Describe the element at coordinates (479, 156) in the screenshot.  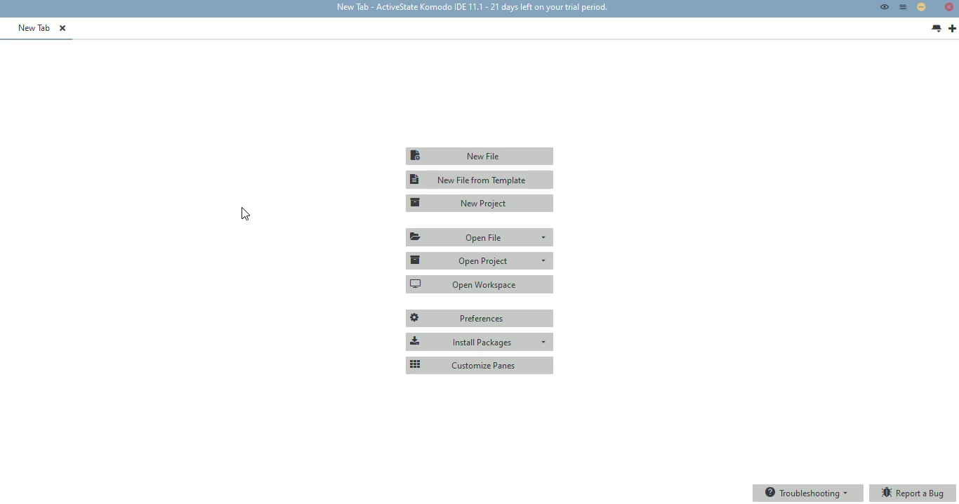
I see `new file` at that location.